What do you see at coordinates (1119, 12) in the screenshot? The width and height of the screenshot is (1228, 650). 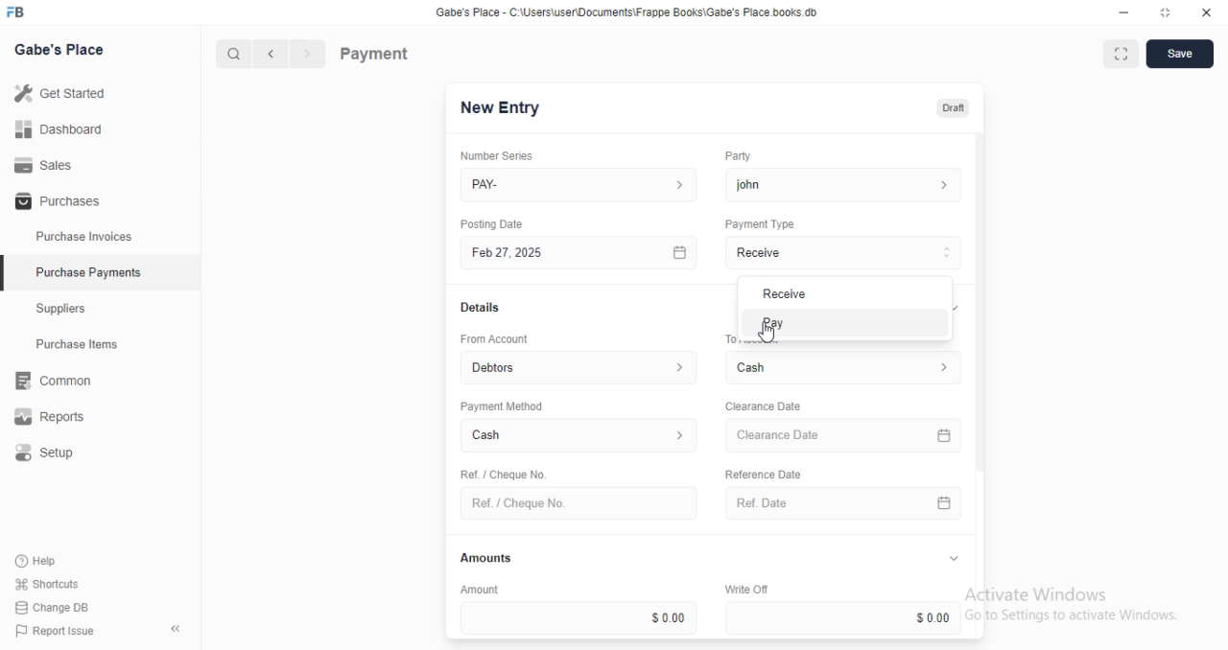 I see `minimize` at bounding box center [1119, 12].